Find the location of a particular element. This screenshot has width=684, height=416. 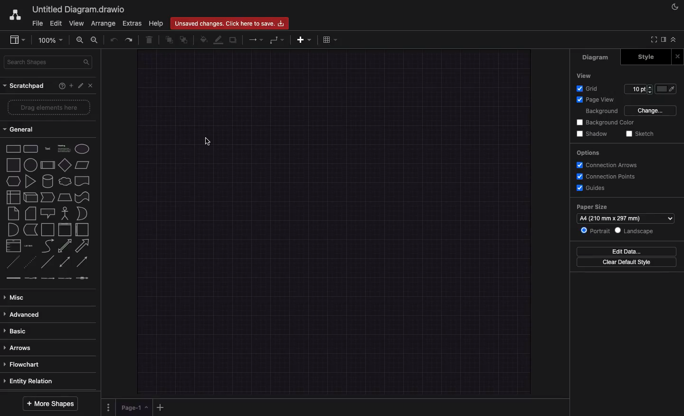

Waypoint is located at coordinates (276, 40).